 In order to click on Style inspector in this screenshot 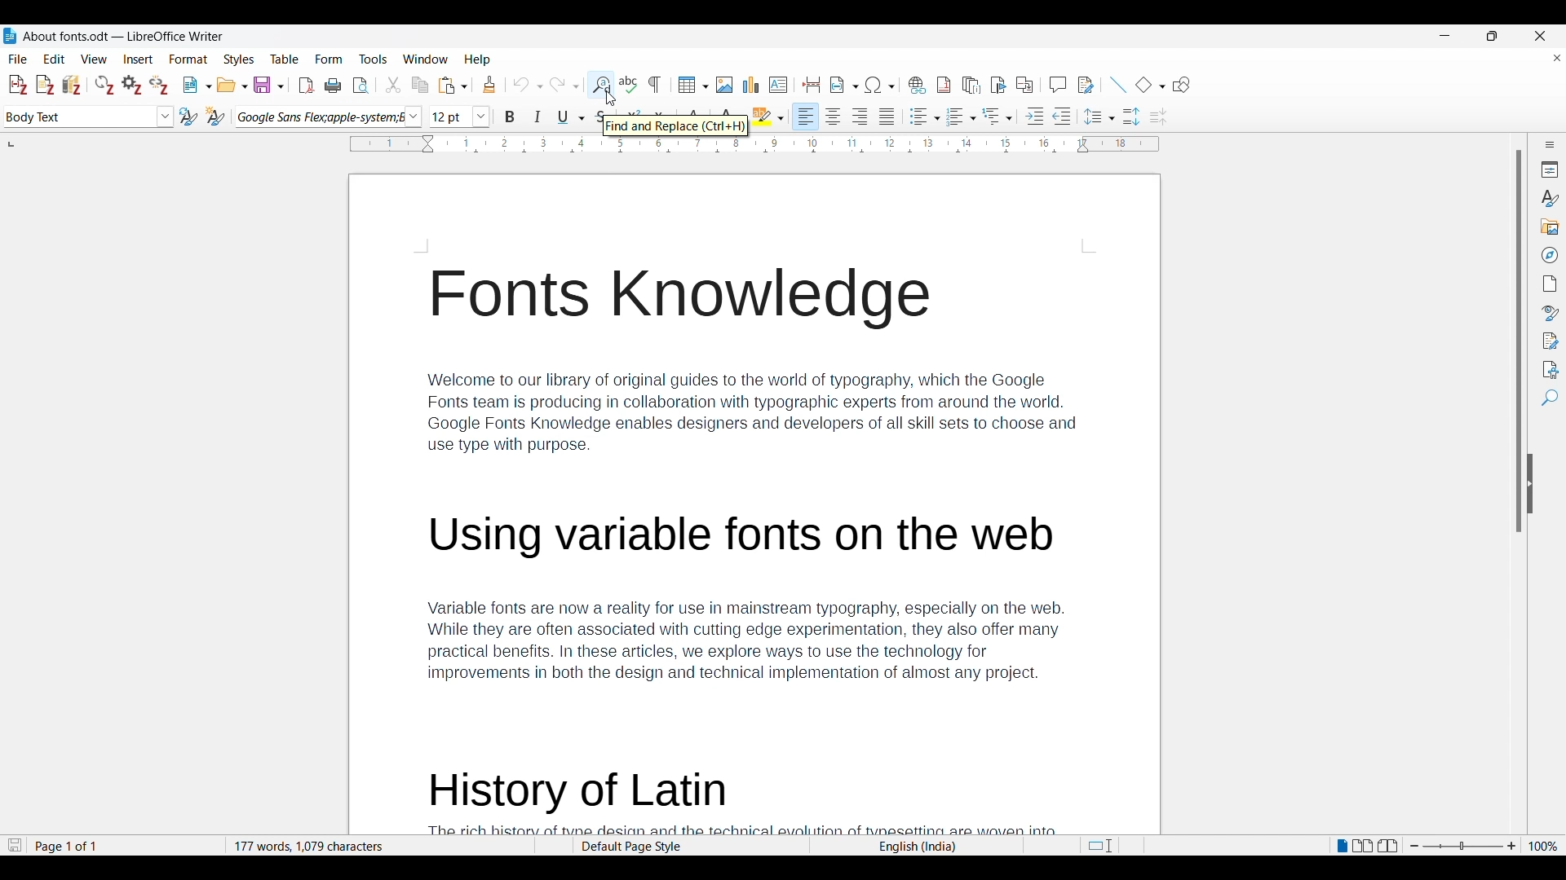, I will do `click(1549, 314)`.